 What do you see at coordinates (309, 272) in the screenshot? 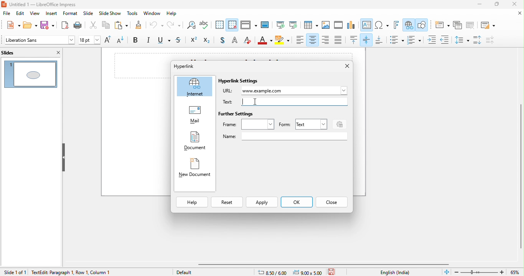
I see `9.00 x5.00` at bounding box center [309, 272].